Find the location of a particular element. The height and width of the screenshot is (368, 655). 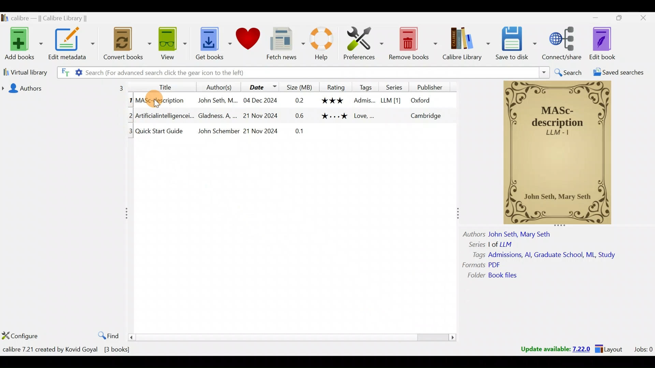

 is located at coordinates (130, 132).